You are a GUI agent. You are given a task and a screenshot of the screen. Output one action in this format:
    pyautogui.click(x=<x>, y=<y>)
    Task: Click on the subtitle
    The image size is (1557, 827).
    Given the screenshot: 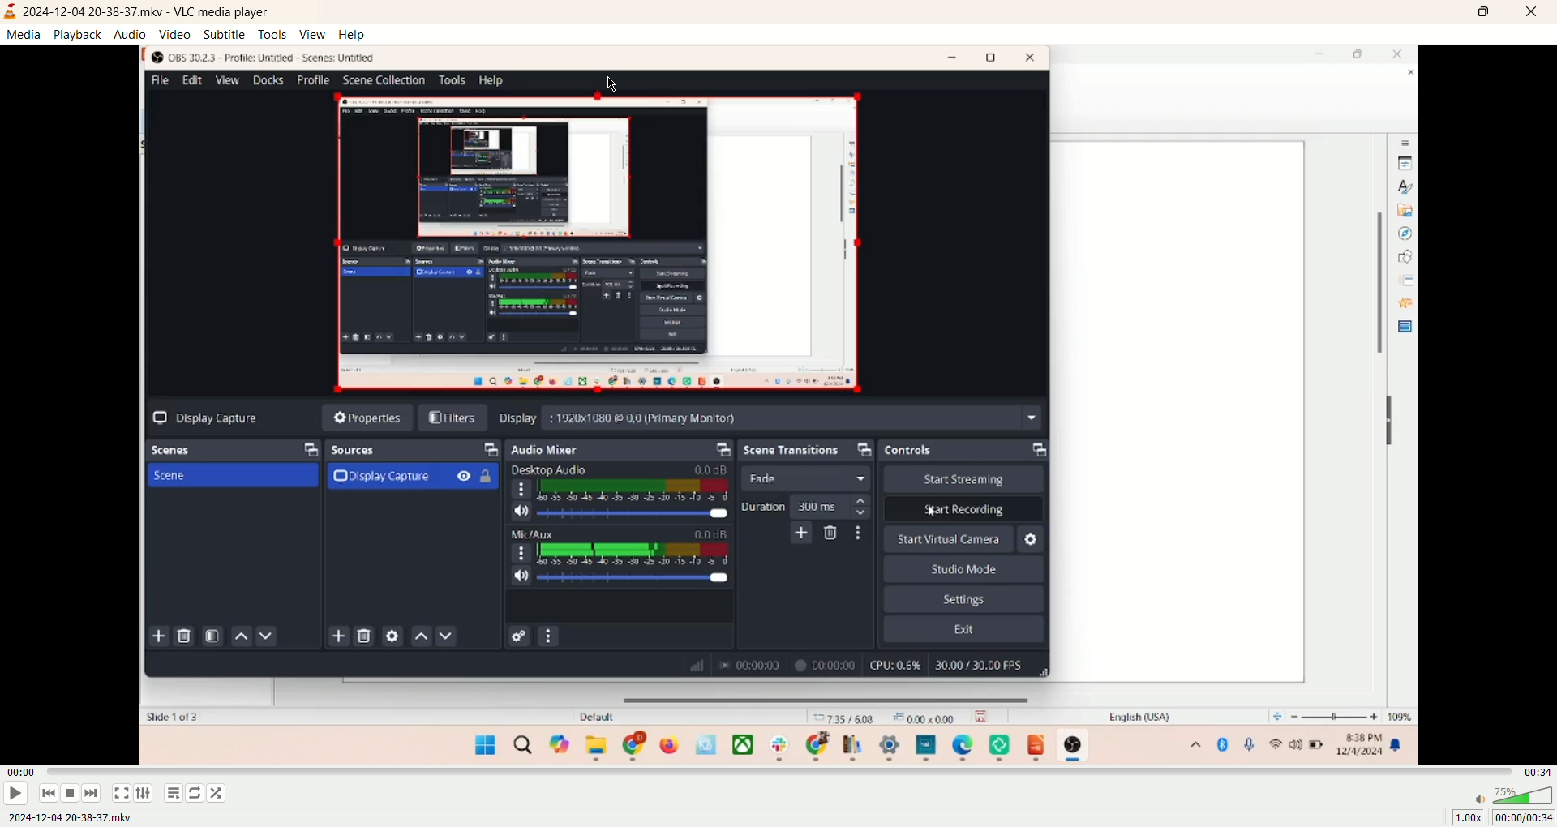 What is the action you would take?
    pyautogui.click(x=223, y=33)
    